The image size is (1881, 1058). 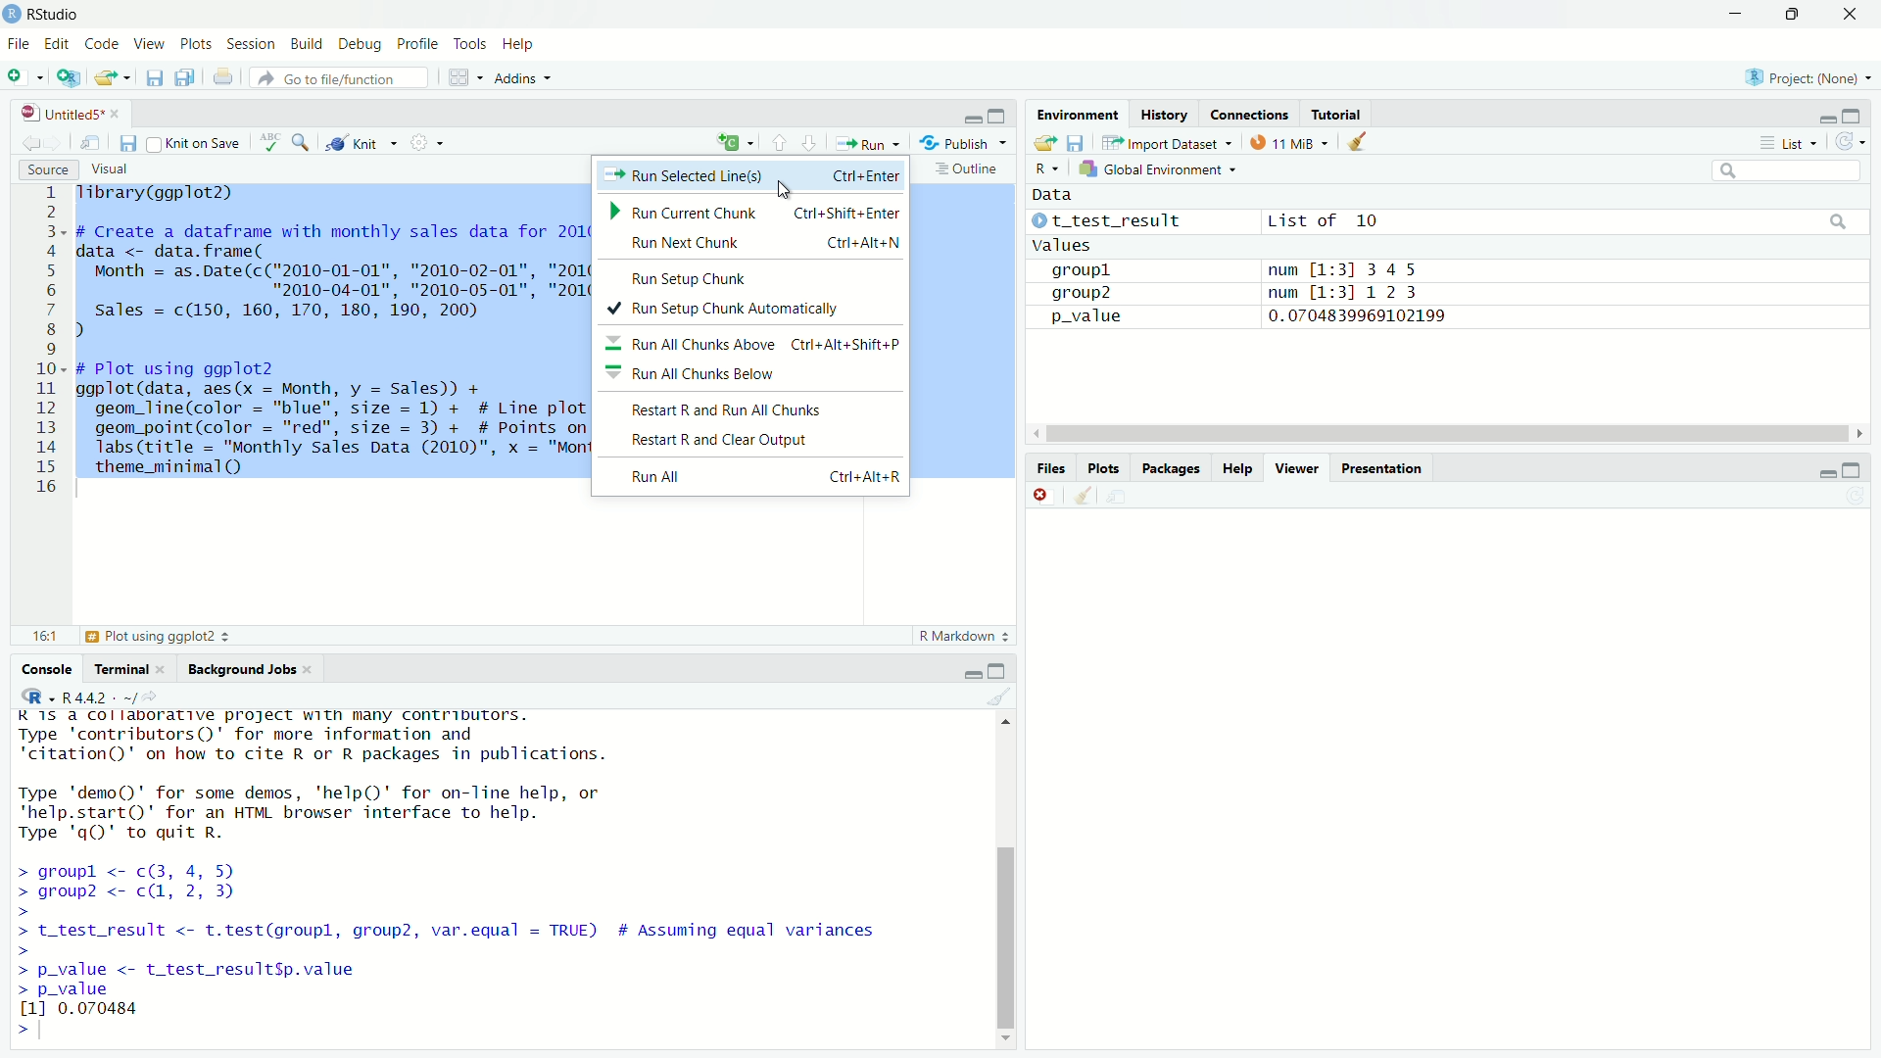 I want to click on Run , so click(x=869, y=143).